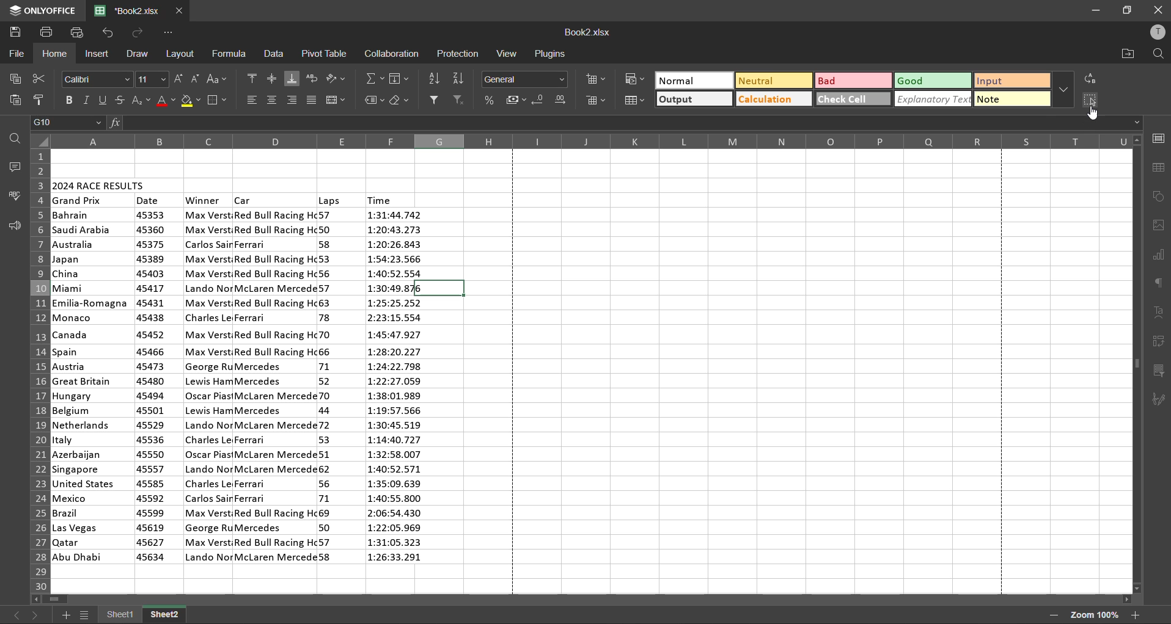 The width and height of the screenshot is (1171, 624). I want to click on align right, so click(293, 101).